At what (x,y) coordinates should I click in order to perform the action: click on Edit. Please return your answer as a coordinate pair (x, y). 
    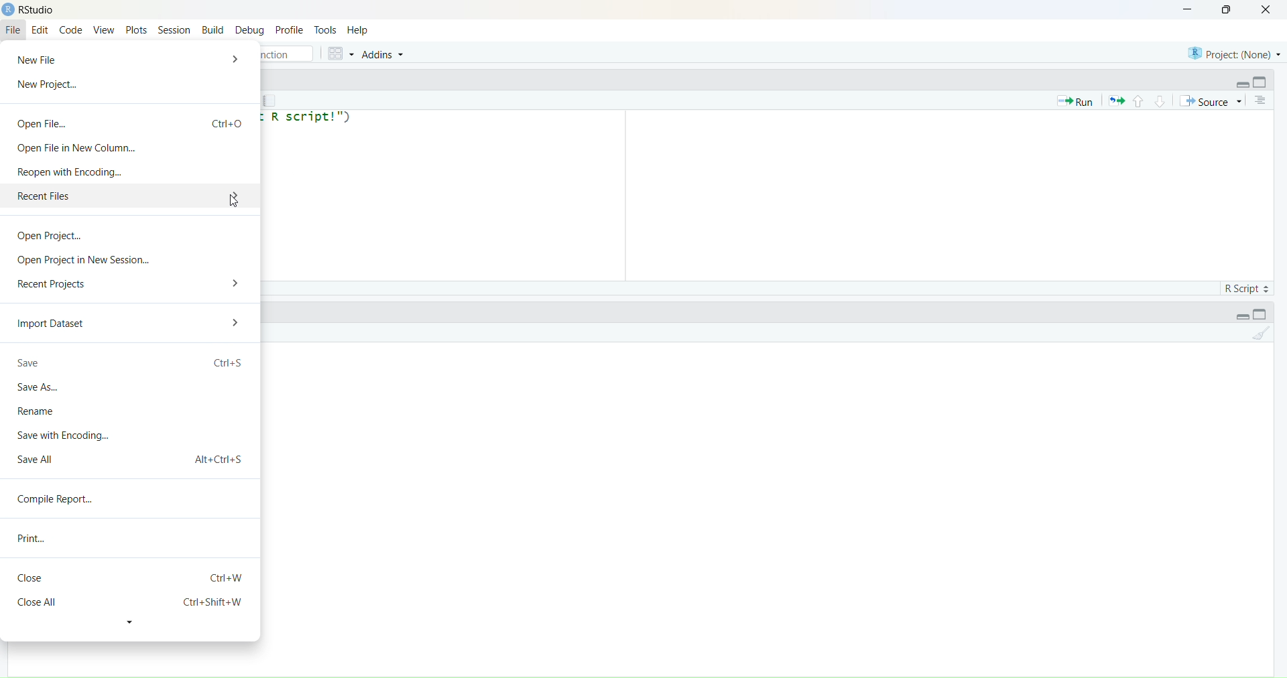
    Looking at the image, I should click on (40, 31).